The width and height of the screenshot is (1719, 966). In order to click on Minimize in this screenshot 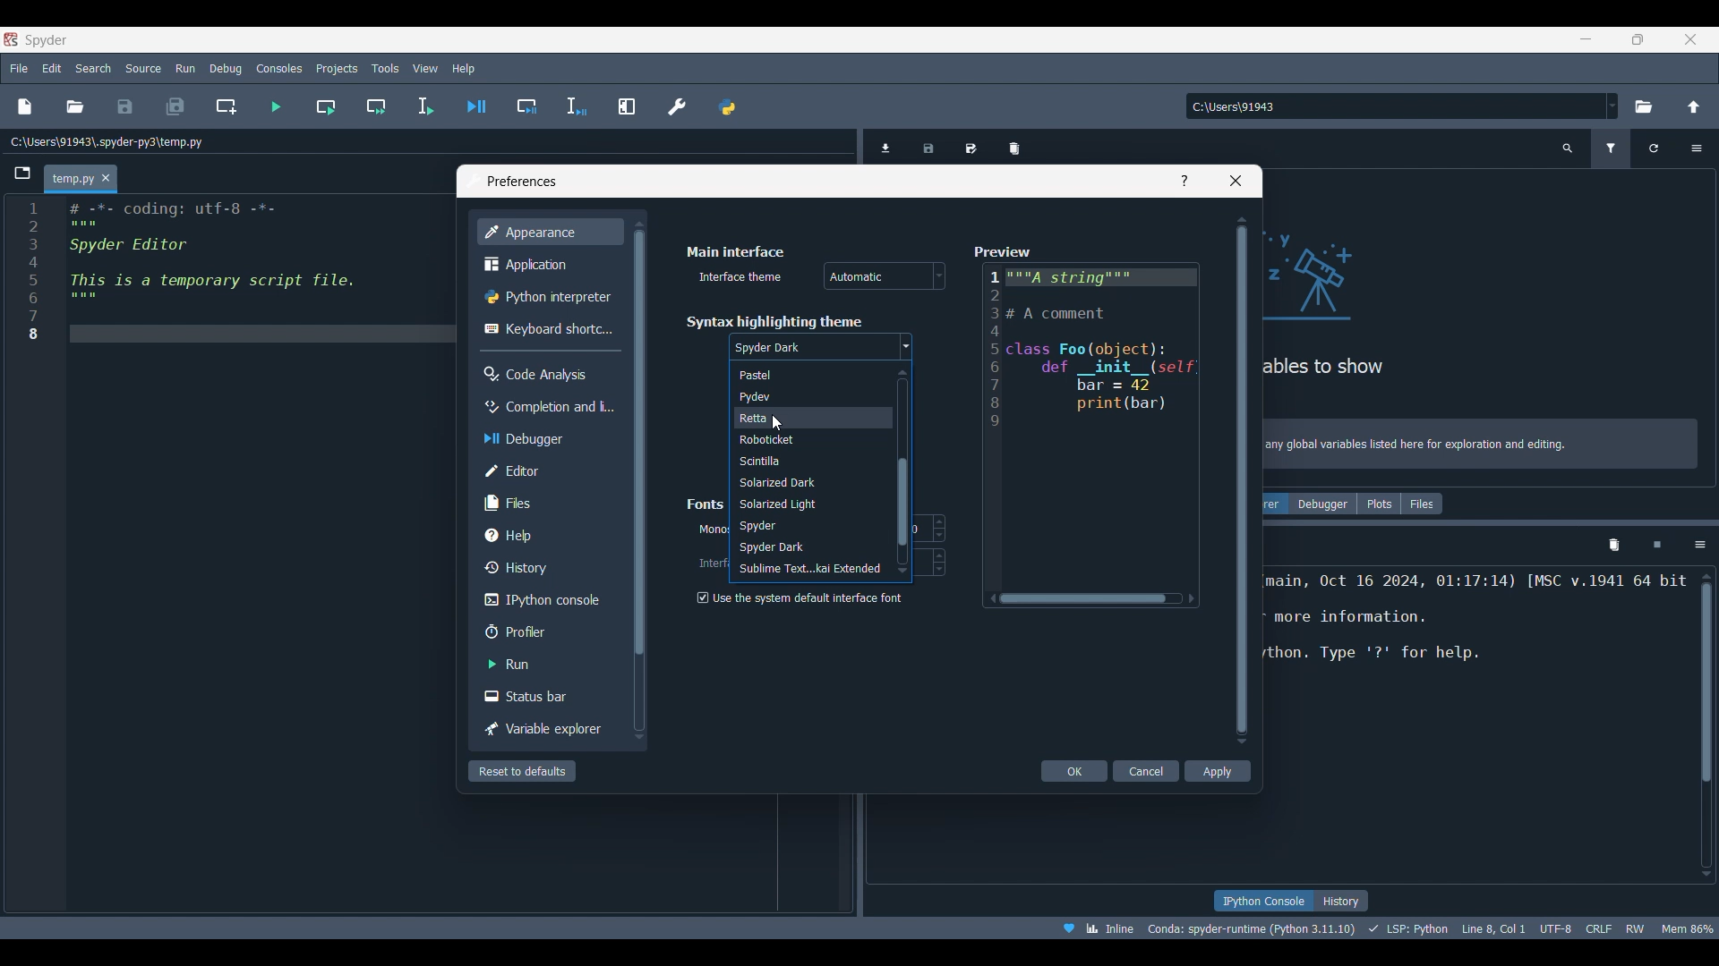, I will do `click(1593, 42)`.